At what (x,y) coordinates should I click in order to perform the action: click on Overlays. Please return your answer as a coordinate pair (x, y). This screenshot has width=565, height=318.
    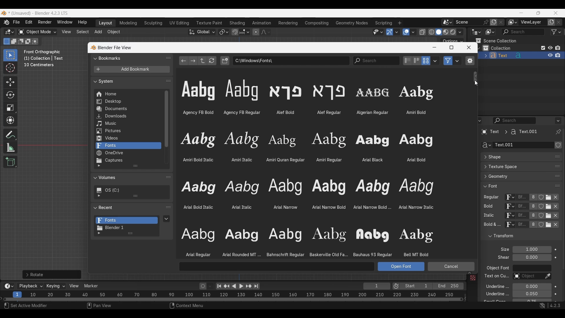
    Looking at the image, I should click on (413, 32).